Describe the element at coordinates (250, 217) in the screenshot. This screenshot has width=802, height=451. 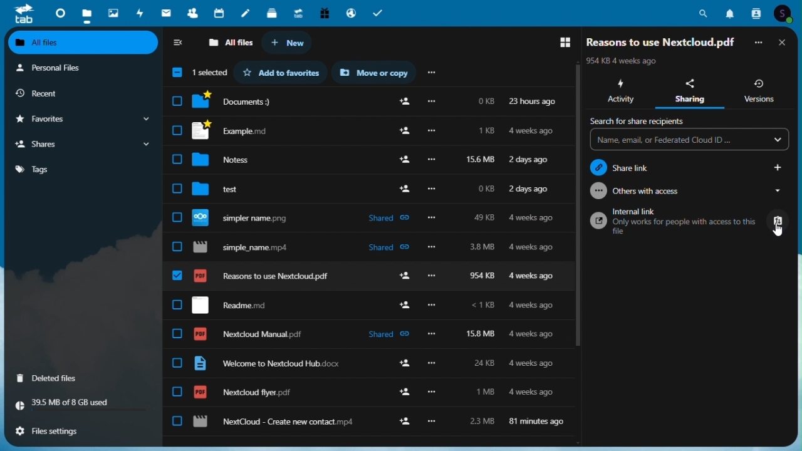
I see `simpler name.png` at that location.